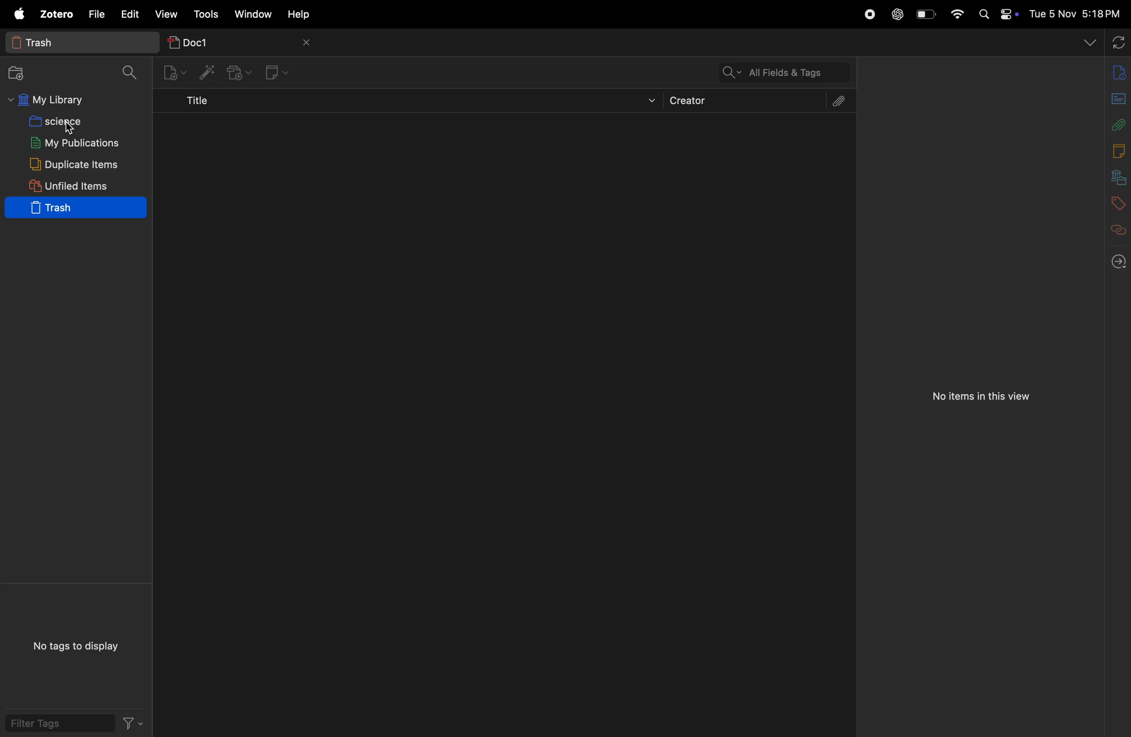 Image resolution: width=1131 pixels, height=737 pixels. What do you see at coordinates (220, 38) in the screenshot?
I see `doc1` at bounding box center [220, 38].